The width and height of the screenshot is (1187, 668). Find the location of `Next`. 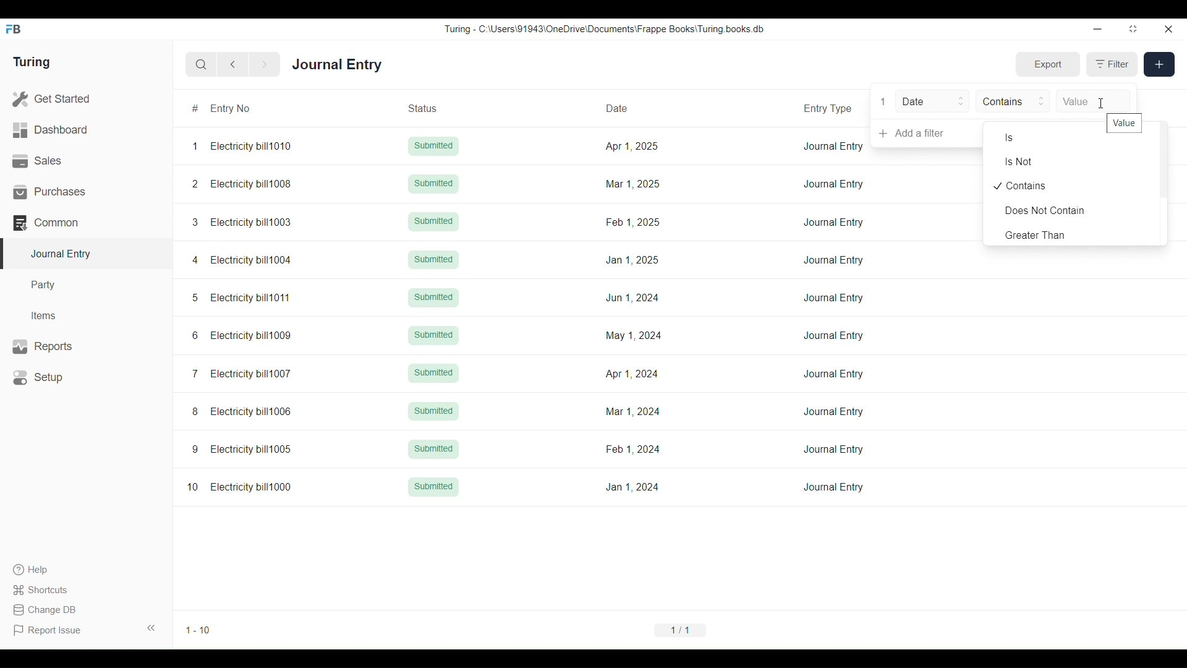

Next is located at coordinates (265, 65).